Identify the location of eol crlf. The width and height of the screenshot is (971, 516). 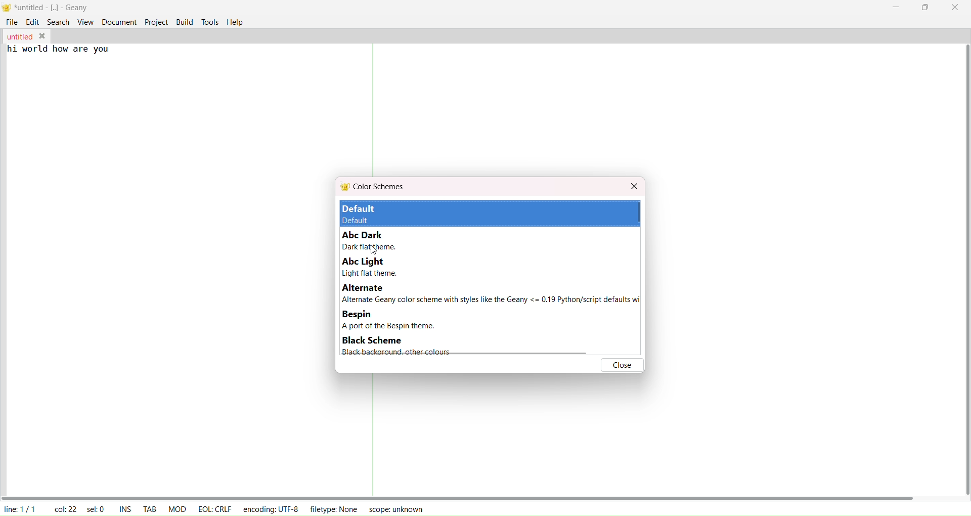
(212, 508).